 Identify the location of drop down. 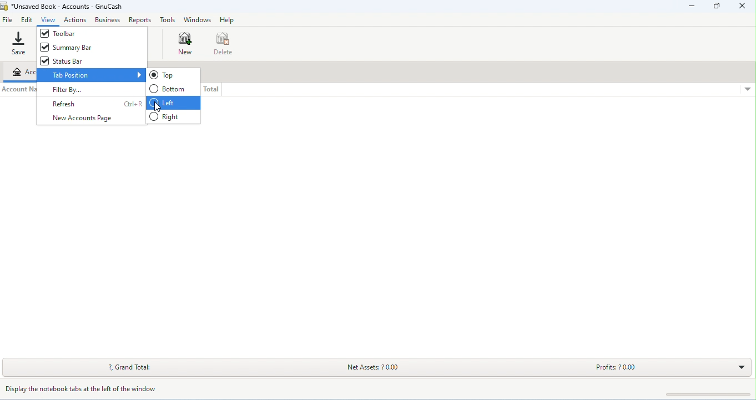
(740, 366).